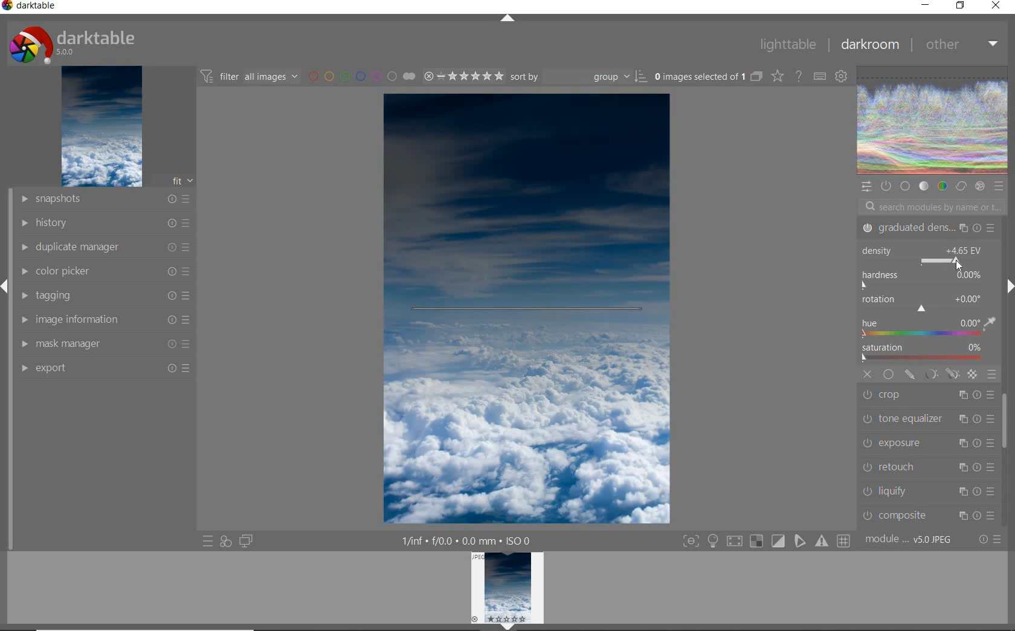 The height and width of the screenshot is (631, 1015). I want to click on IMAGE, so click(100, 127).